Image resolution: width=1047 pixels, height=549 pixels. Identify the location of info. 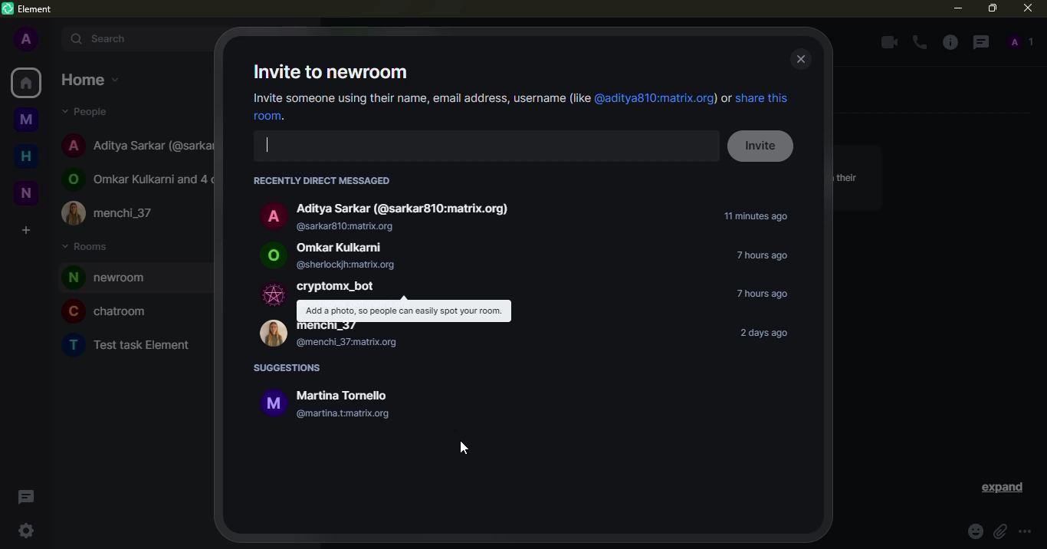
(950, 43).